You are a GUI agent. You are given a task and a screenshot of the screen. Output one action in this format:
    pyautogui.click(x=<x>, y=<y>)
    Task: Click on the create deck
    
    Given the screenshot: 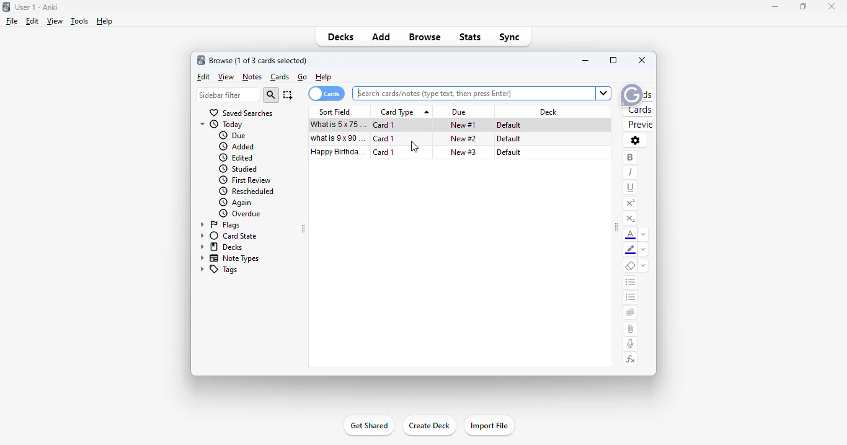 What is the action you would take?
    pyautogui.click(x=428, y=425)
    